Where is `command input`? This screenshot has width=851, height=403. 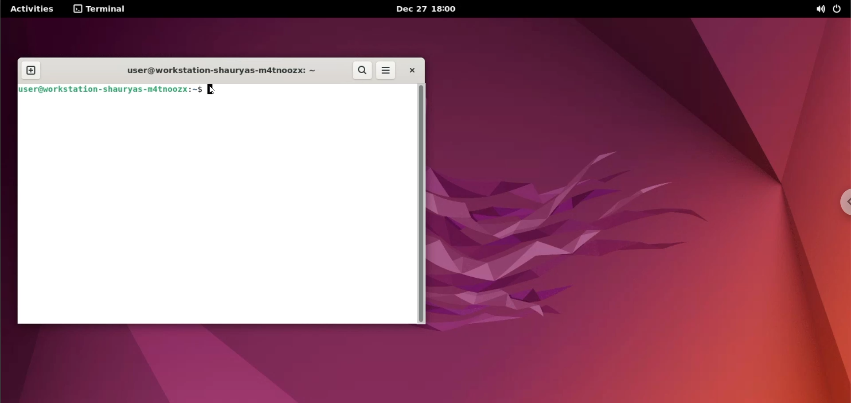
command input is located at coordinates (309, 89).